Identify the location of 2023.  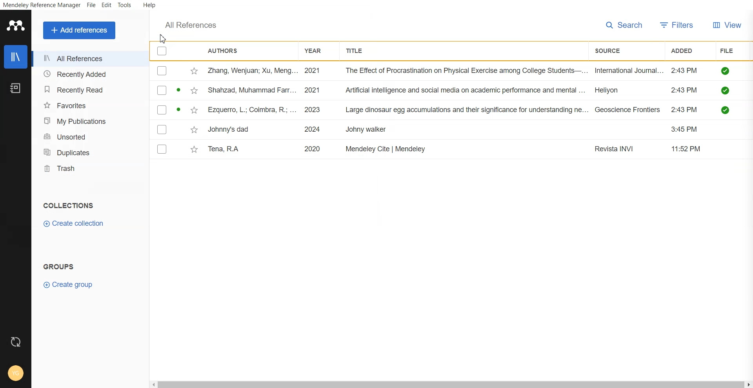
(314, 109).